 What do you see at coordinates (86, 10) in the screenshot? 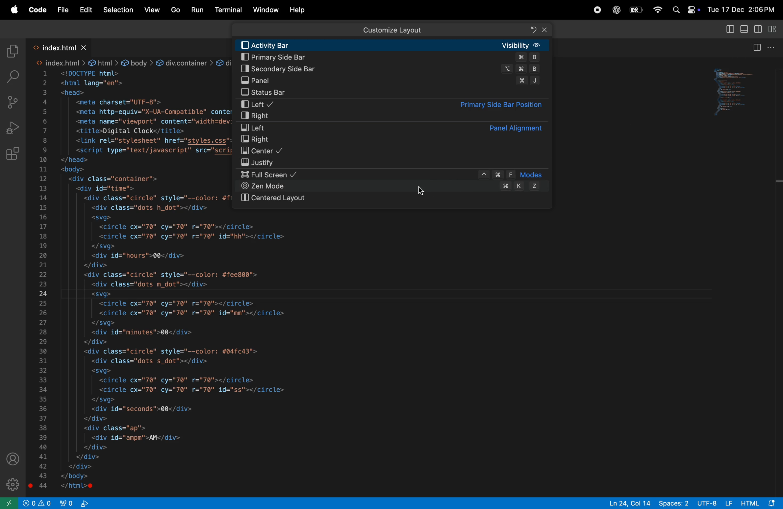
I see `edit` at bounding box center [86, 10].